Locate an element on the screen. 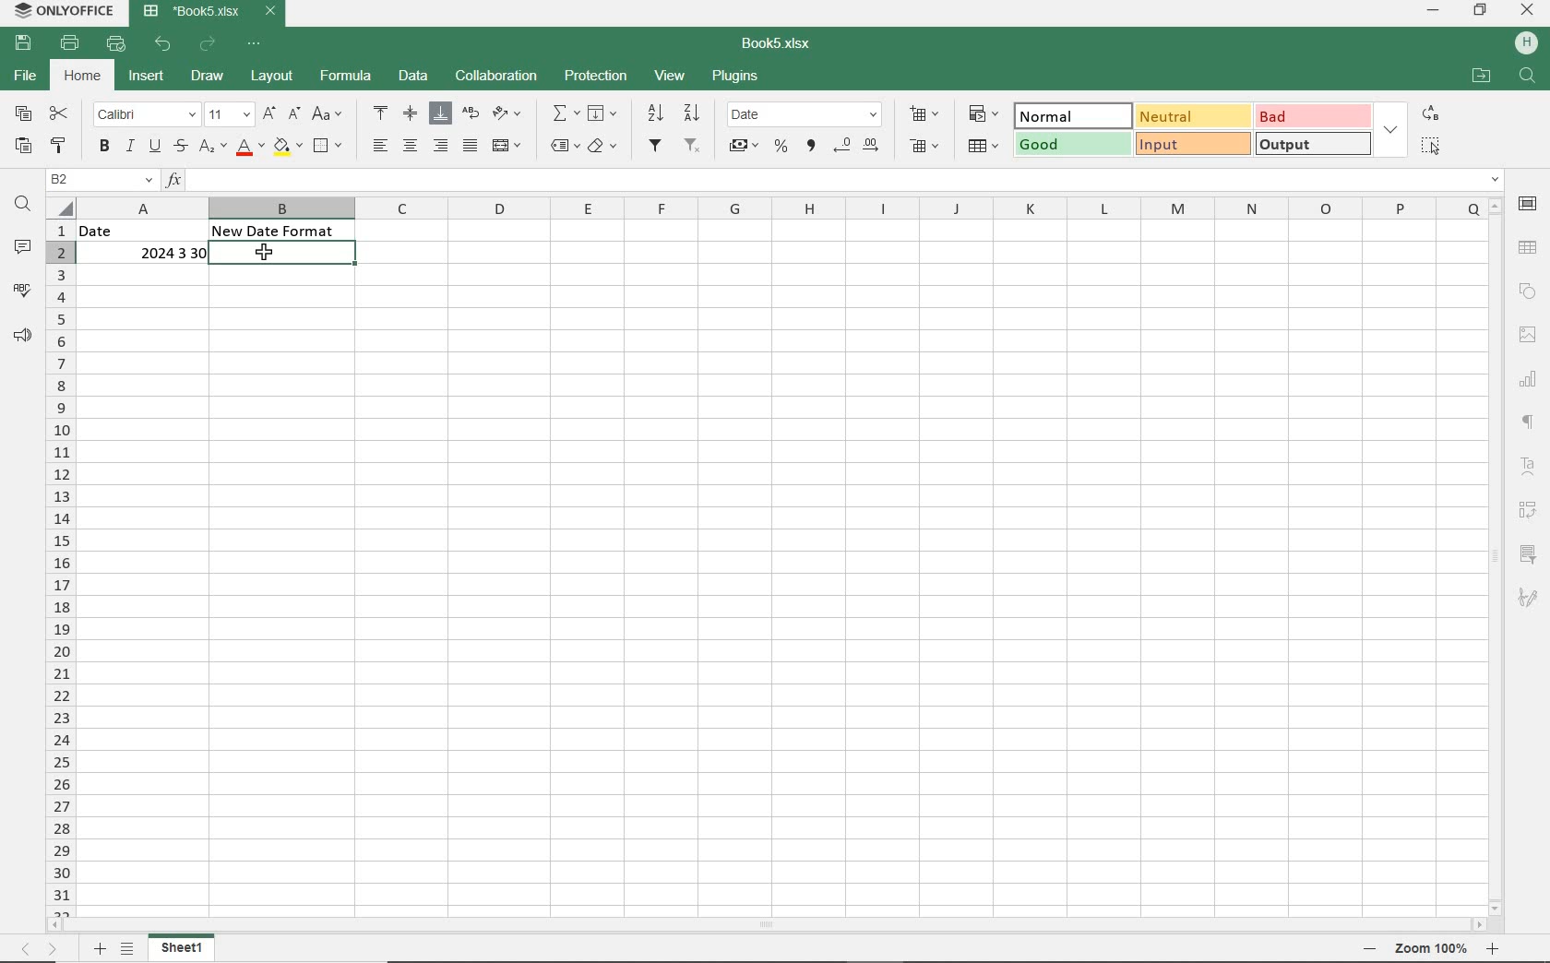 The height and width of the screenshot is (963, 1550). ACCOUNTING STYLE is located at coordinates (745, 148).